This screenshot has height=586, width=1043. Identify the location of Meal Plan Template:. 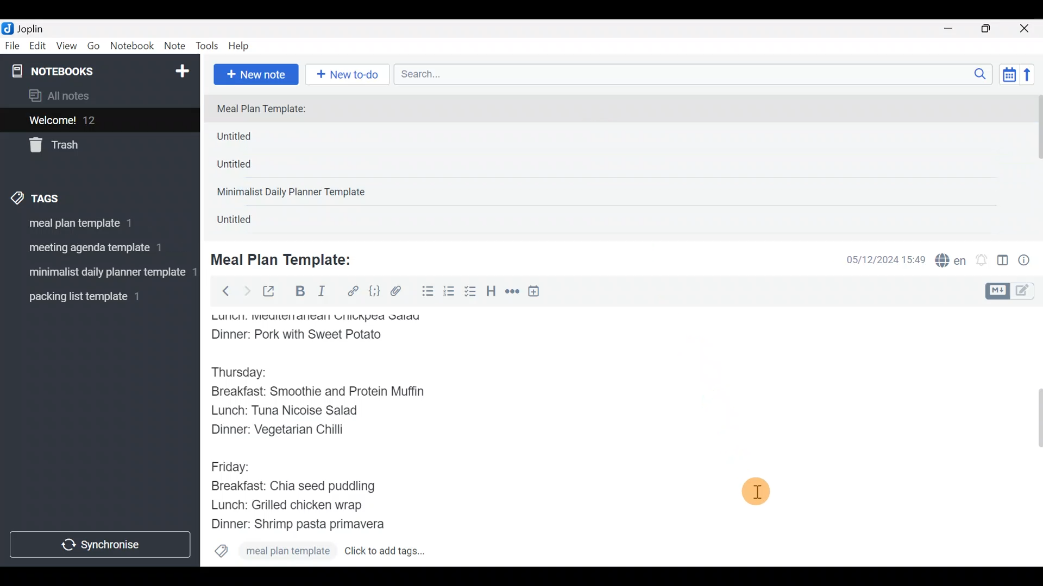
(288, 258).